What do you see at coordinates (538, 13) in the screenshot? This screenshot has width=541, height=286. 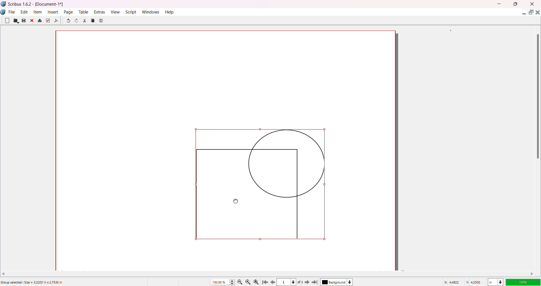 I see `Close Document` at bounding box center [538, 13].